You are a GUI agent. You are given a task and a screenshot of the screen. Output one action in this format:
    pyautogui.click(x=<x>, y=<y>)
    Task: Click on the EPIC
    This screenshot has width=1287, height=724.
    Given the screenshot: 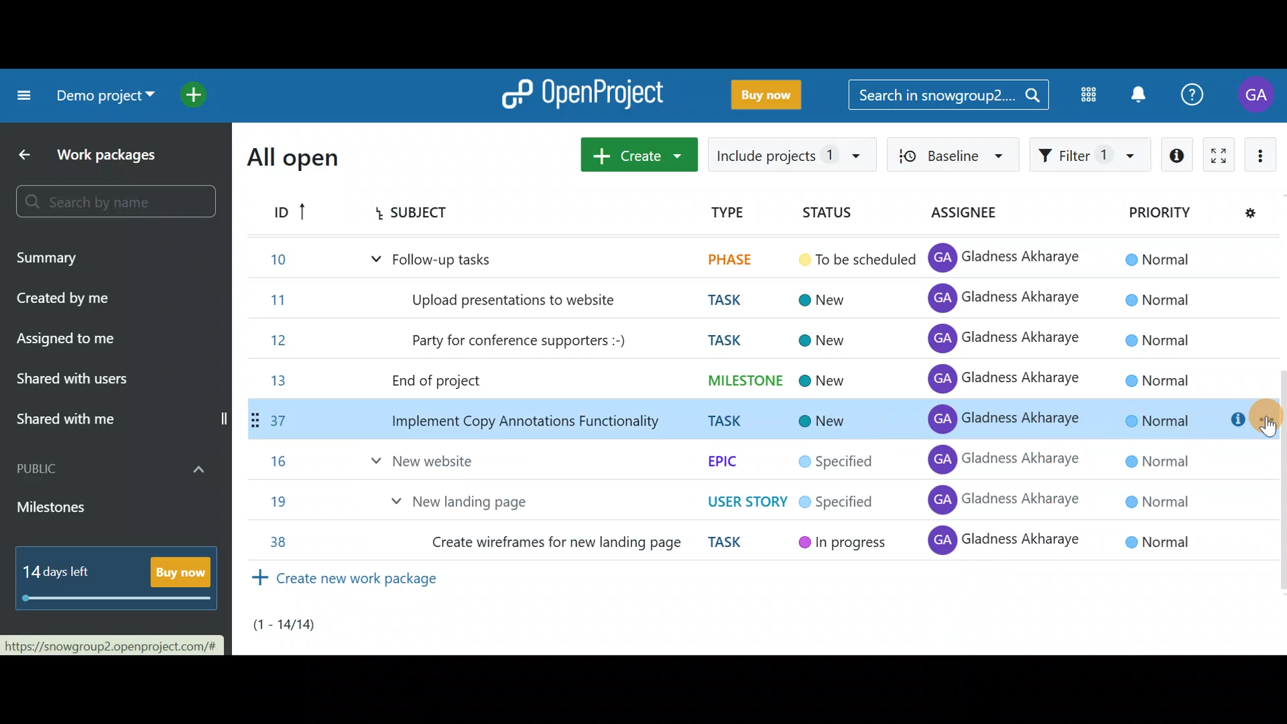 What is the action you would take?
    pyautogui.click(x=727, y=461)
    